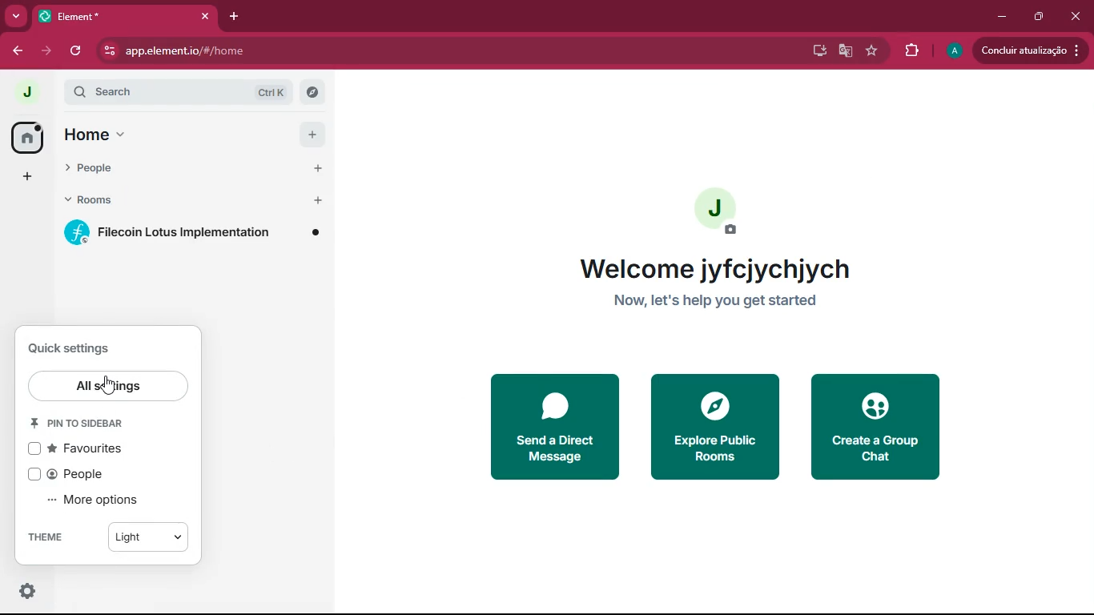 The height and width of the screenshot is (615, 1094). Describe the element at coordinates (1034, 51) in the screenshot. I see `update` at that location.